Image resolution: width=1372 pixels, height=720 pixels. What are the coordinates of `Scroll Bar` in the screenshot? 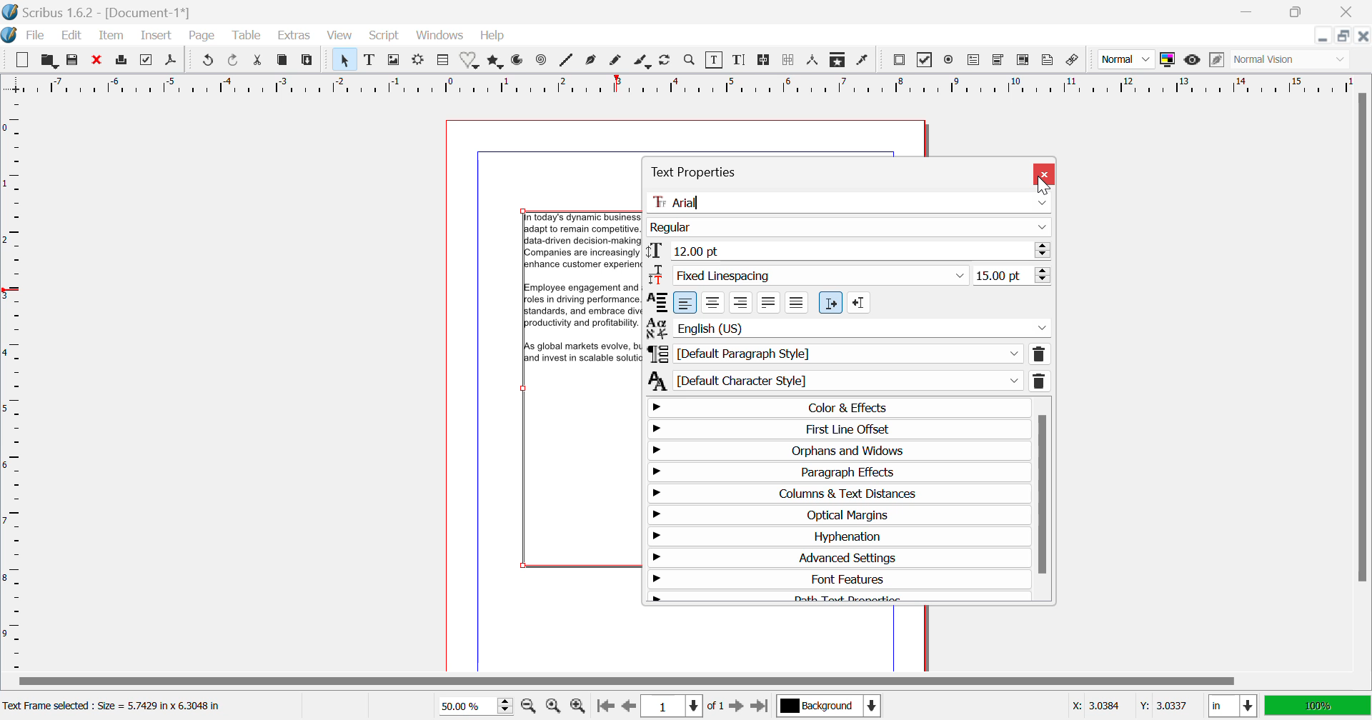 It's located at (1361, 379).